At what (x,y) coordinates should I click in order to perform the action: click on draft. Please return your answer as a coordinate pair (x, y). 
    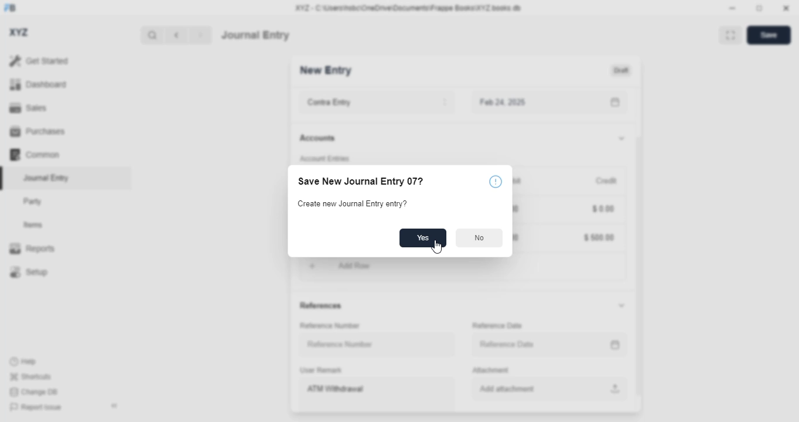
    Looking at the image, I should click on (622, 70).